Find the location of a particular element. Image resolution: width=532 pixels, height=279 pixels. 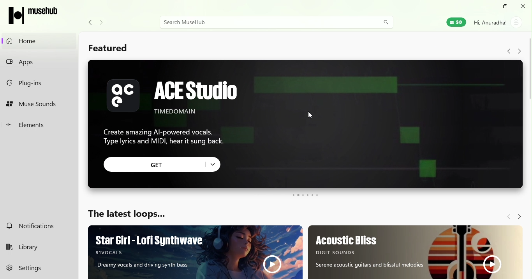

settings is located at coordinates (31, 269).